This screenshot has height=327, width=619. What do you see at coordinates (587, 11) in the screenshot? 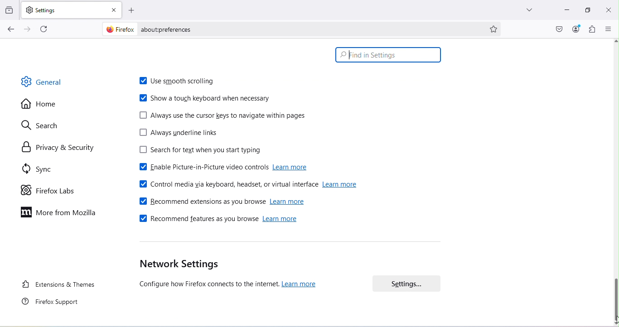
I see `Maximize` at bounding box center [587, 11].